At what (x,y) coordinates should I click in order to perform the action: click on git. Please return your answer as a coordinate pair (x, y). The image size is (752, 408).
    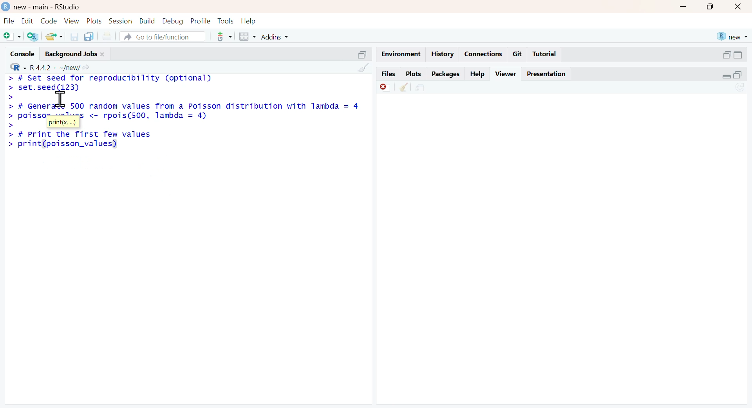
    Looking at the image, I should click on (518, 54).